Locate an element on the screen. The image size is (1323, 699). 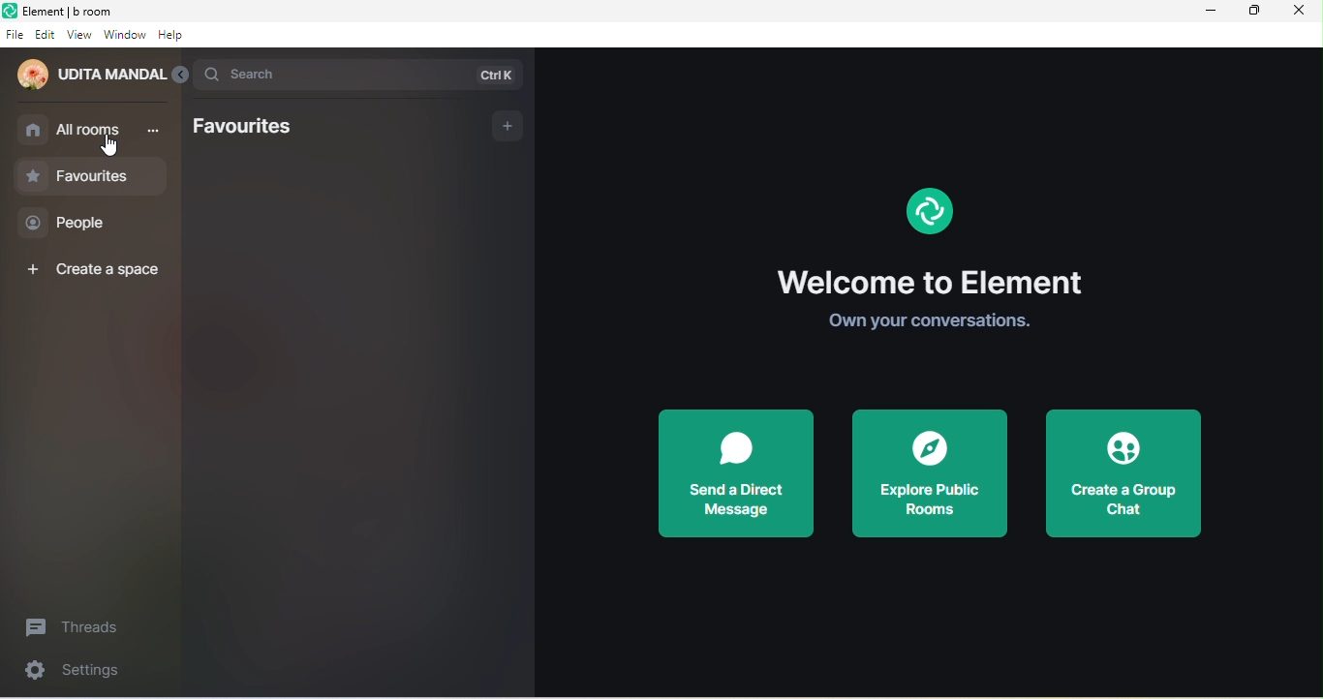
send a direct message is located at coordinates (732, 473).